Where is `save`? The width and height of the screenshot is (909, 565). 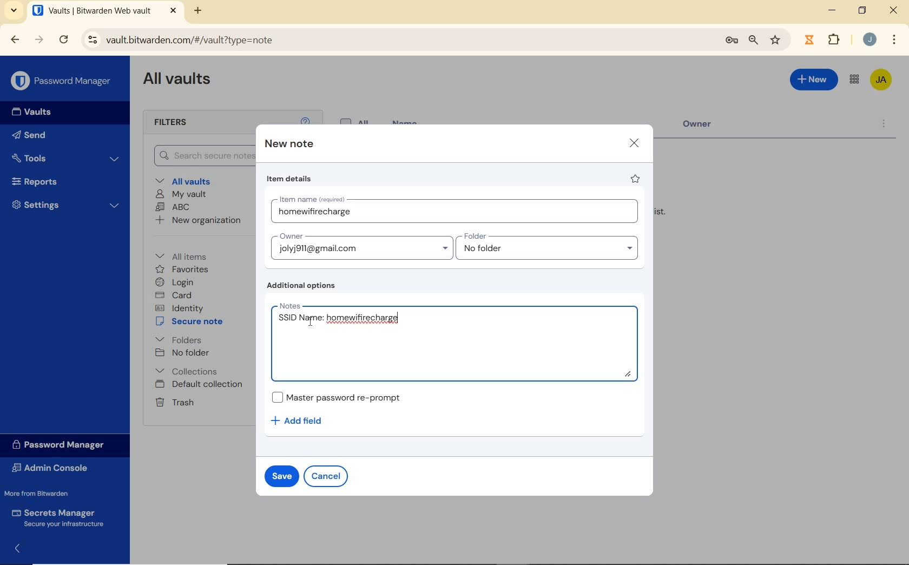 save is located at coordinates (281, 475).